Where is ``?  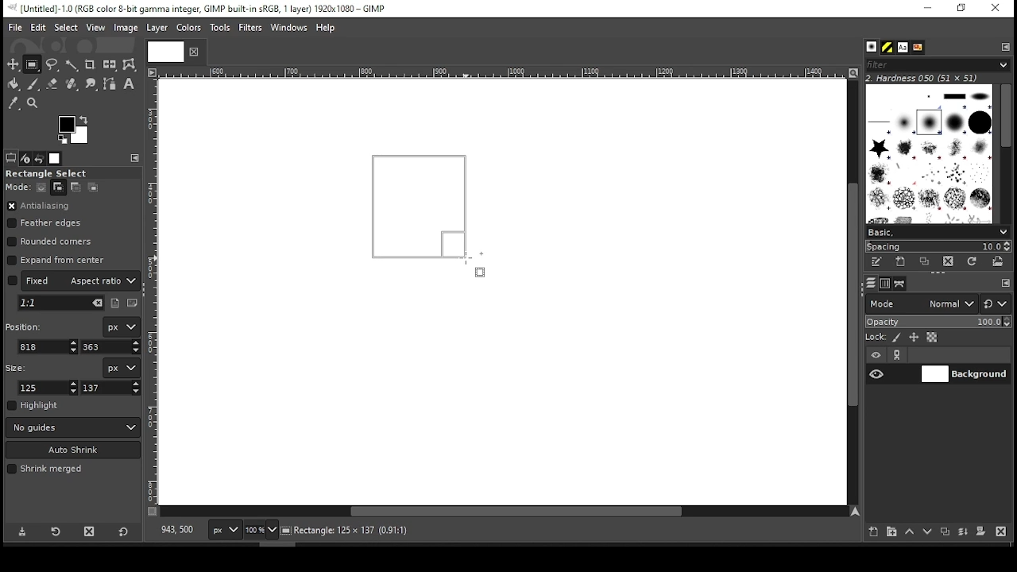
 is located at coordinates (153, 292).